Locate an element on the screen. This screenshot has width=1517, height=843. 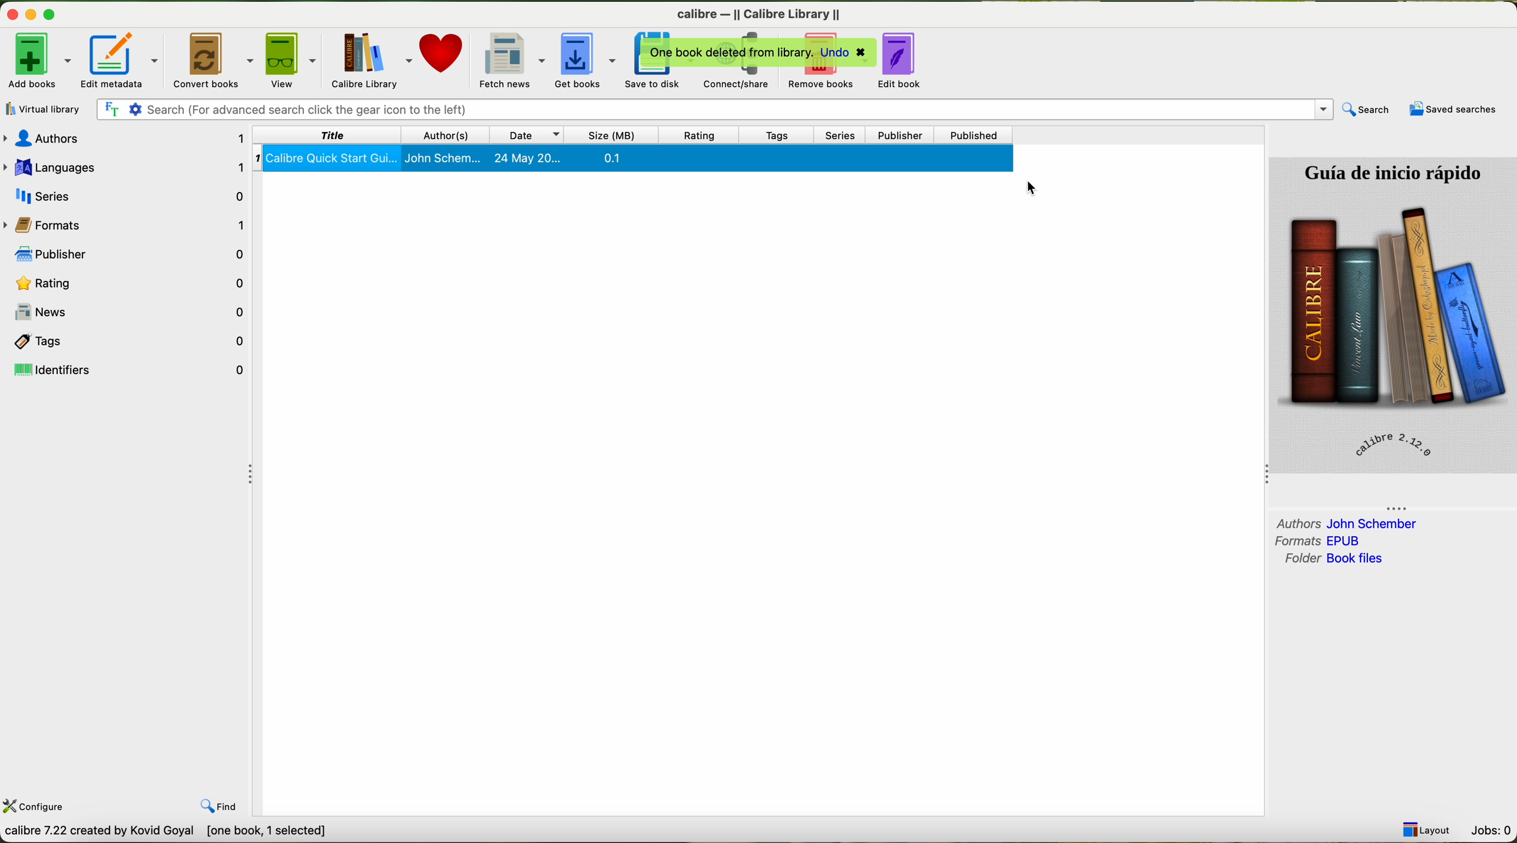
search bar is located at coordinates (715, 109).